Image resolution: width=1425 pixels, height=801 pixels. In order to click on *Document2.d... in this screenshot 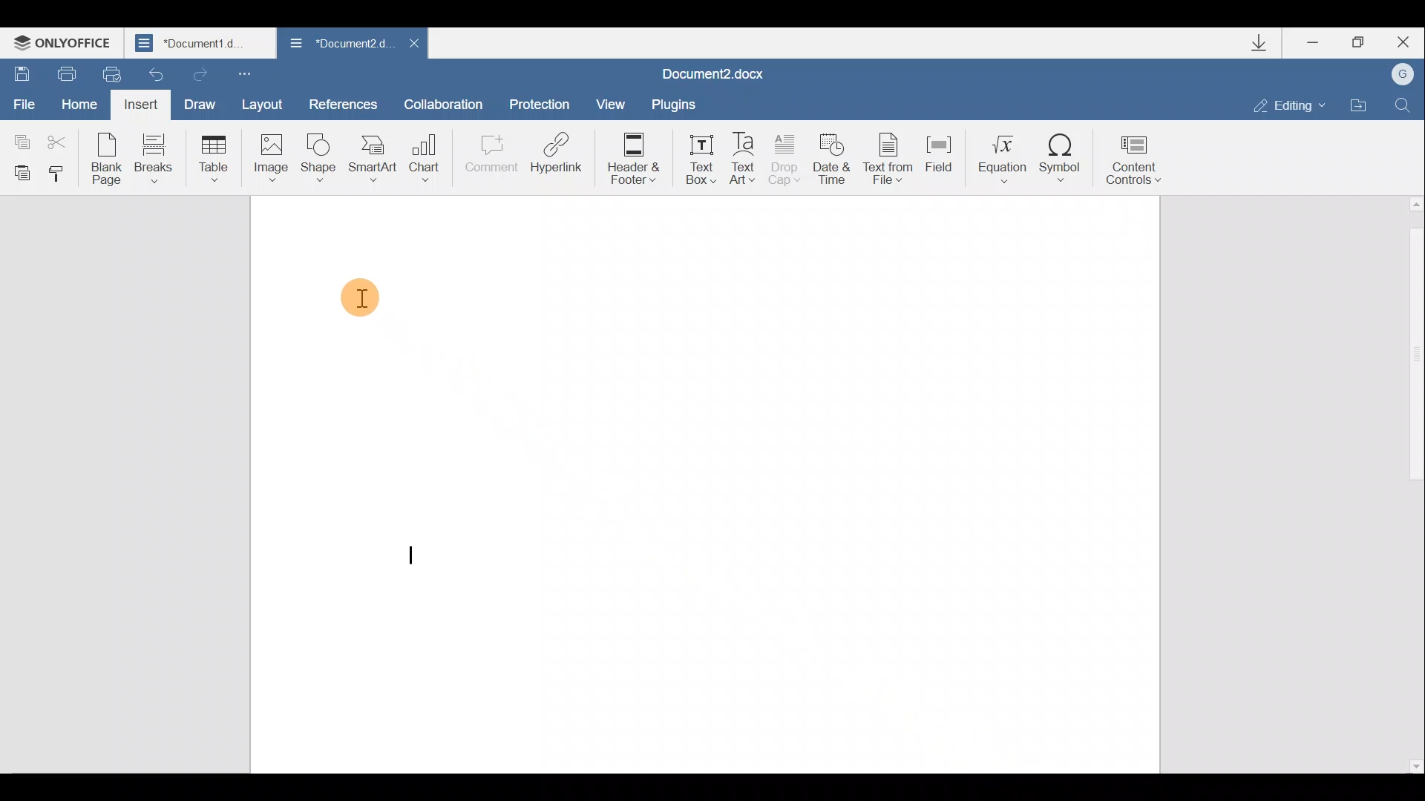, I will do `click(338, 44)`.